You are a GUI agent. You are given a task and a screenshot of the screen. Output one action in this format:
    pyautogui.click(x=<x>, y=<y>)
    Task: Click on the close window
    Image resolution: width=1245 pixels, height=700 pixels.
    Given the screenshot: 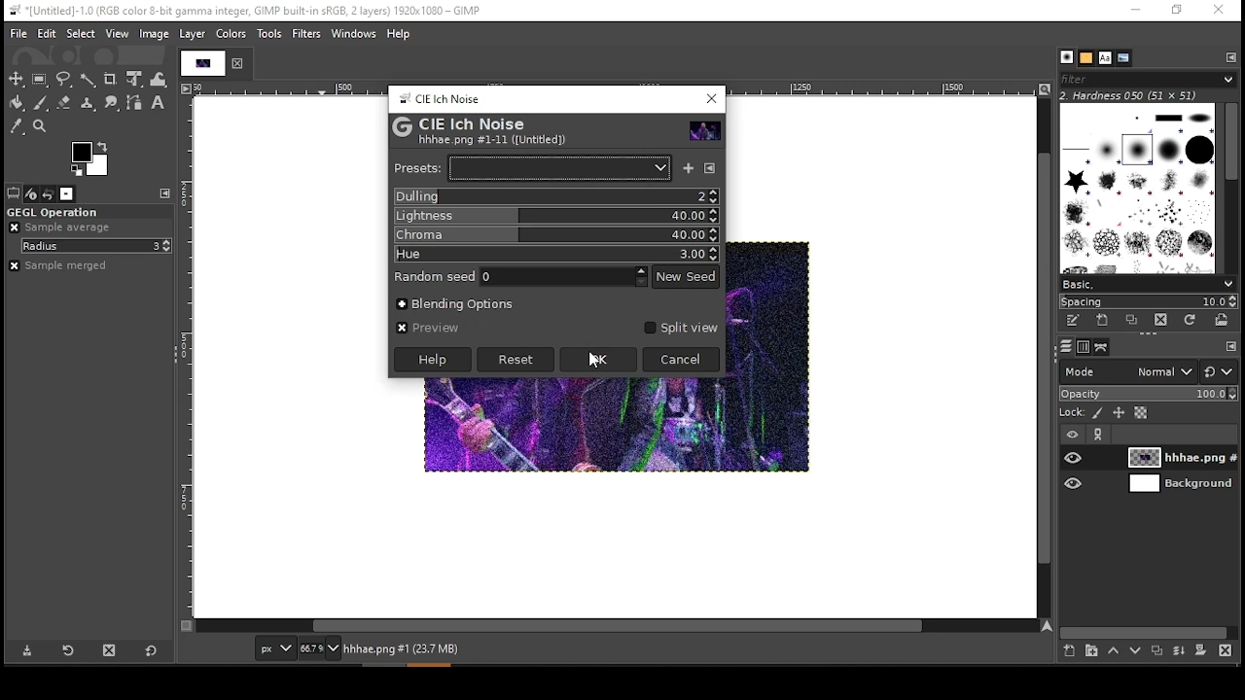 What is the action you would take?
    pyautogui.click(x=713, y=98)
    